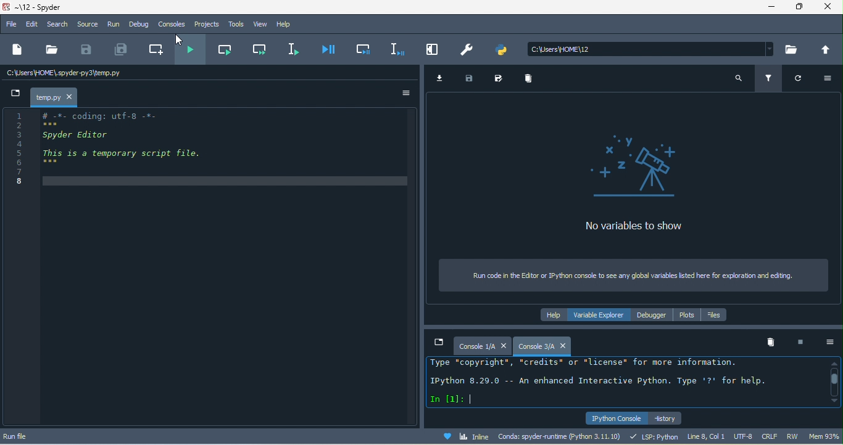  I want to click on mem92%, so click(823, 437).